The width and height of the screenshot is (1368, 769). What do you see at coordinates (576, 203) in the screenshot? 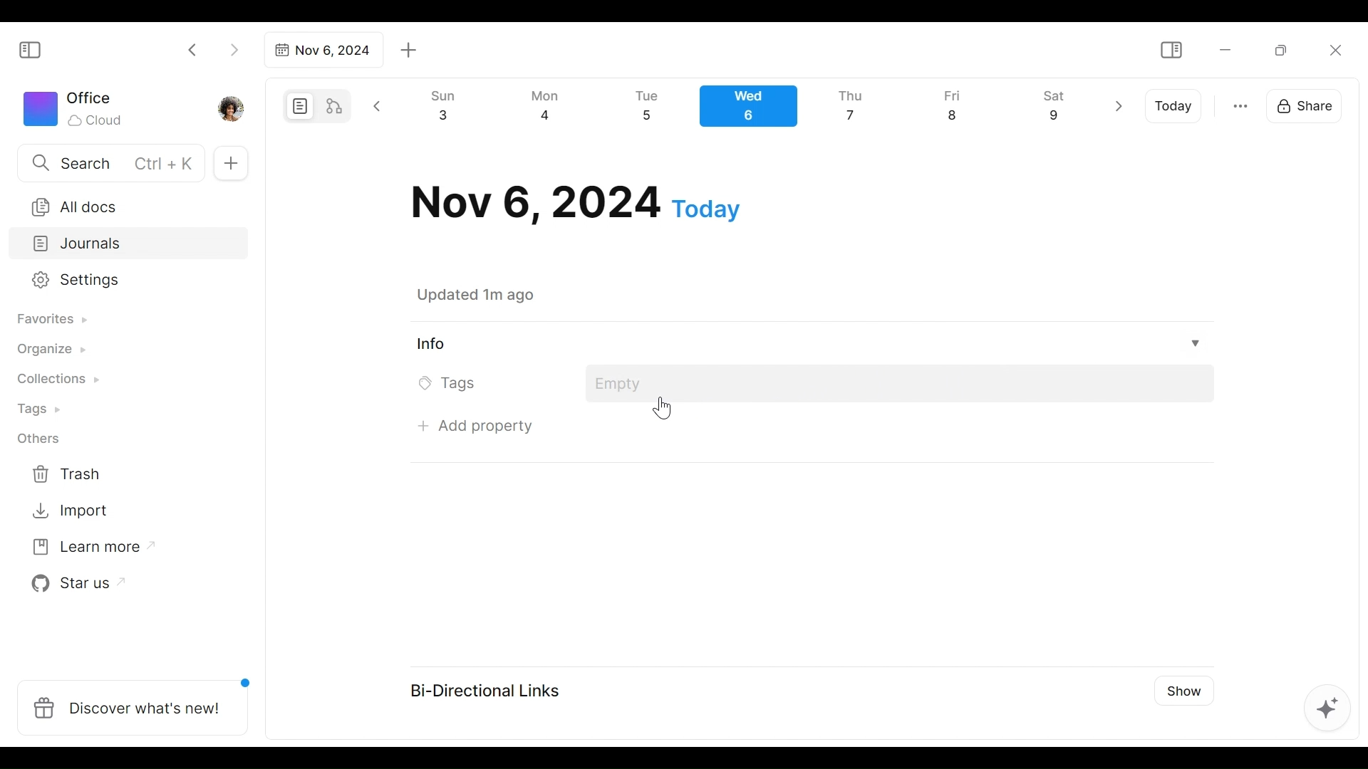
I see `Date` at bounding box center [576, 203].